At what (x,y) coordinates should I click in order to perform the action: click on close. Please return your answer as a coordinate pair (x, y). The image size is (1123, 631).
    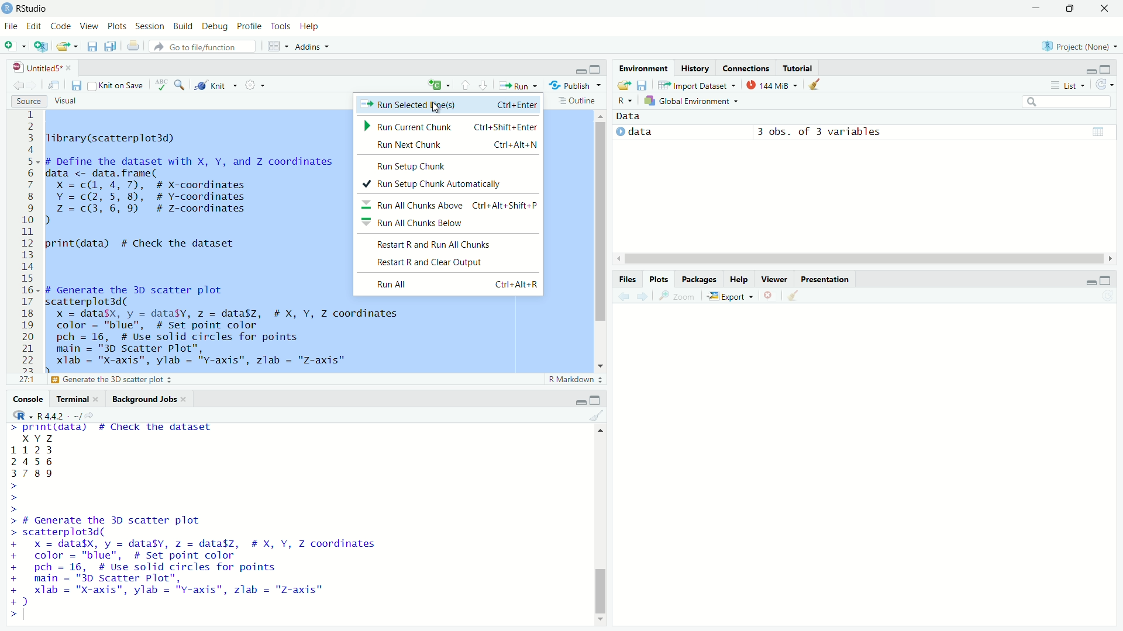
    Looking at the image, I should click on (1107, 9).